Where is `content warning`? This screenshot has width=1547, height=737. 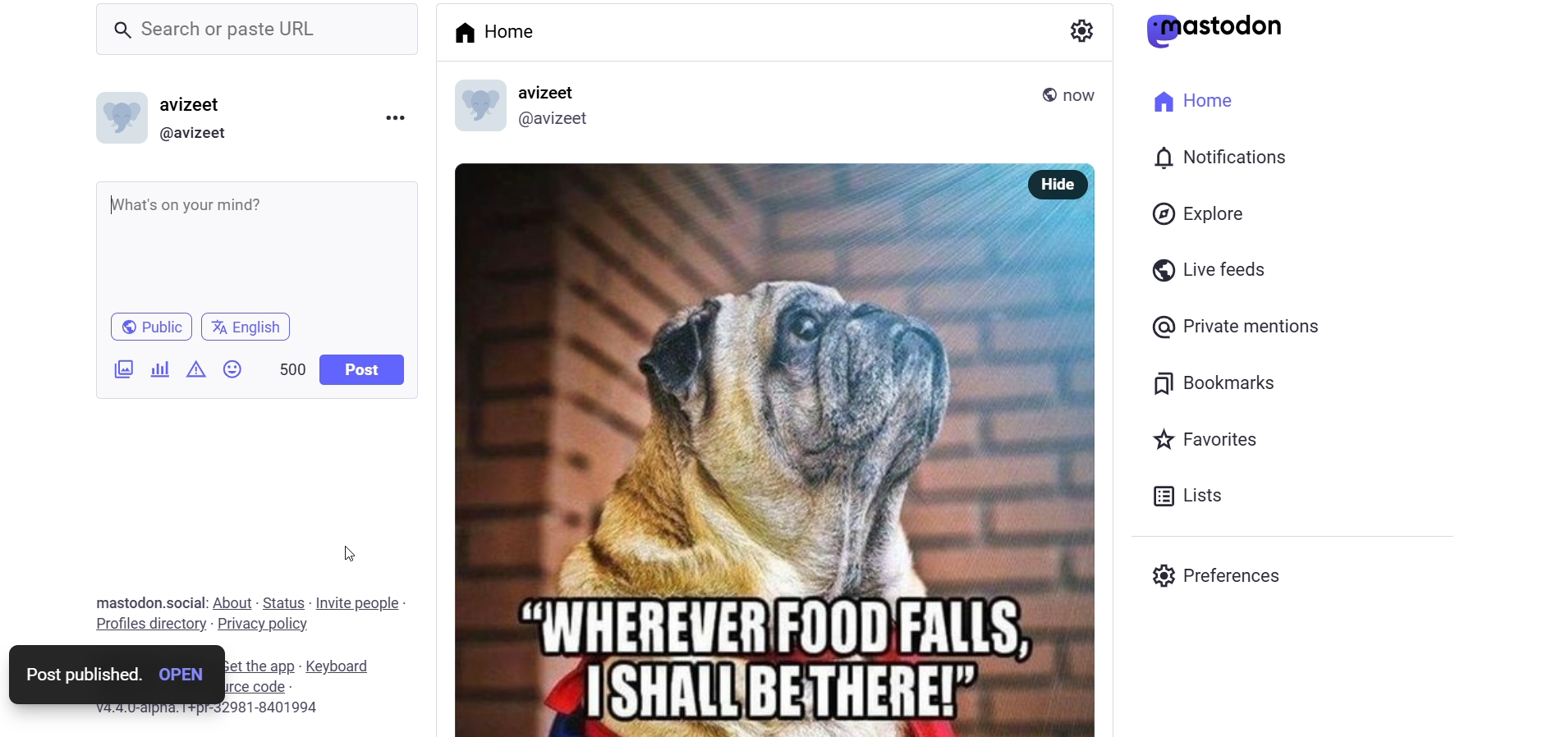 content warning is located at coordinates (196, 370).